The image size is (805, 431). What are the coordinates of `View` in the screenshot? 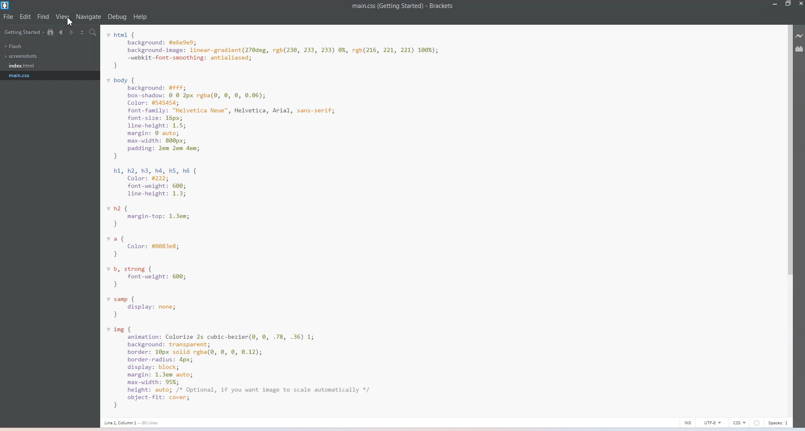 It's located at (63, 16).